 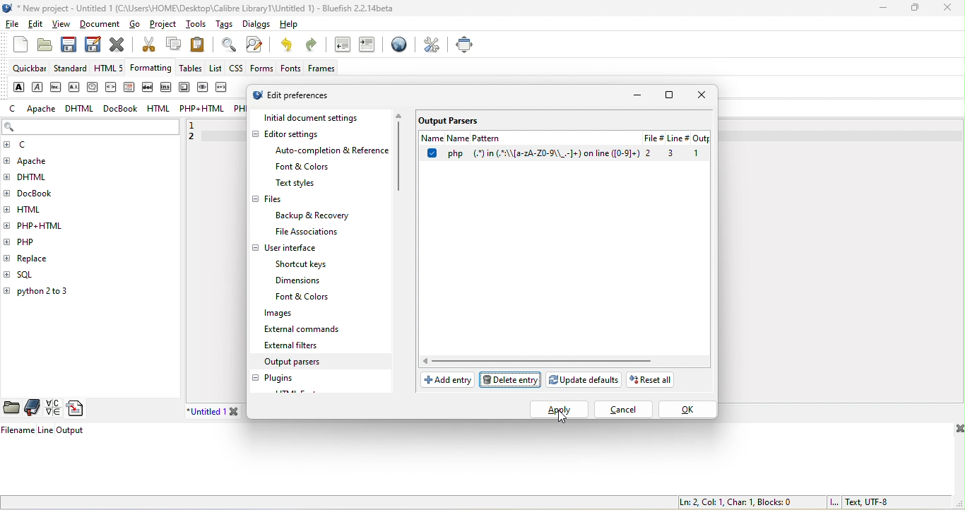 I want to click on sql, so click(x=33, y=275).